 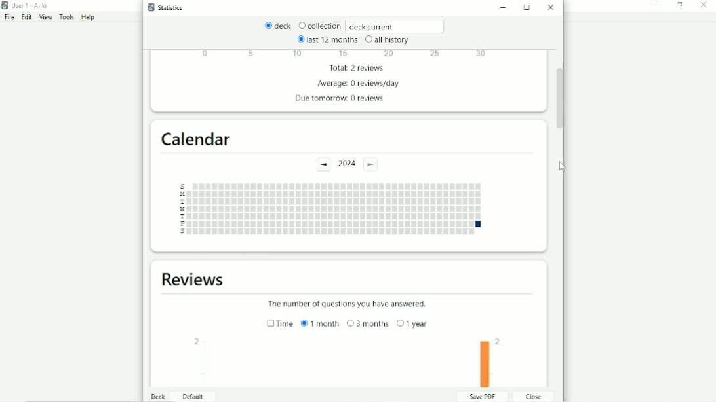 I want to click on 1 month, so click(x=320, y=324).